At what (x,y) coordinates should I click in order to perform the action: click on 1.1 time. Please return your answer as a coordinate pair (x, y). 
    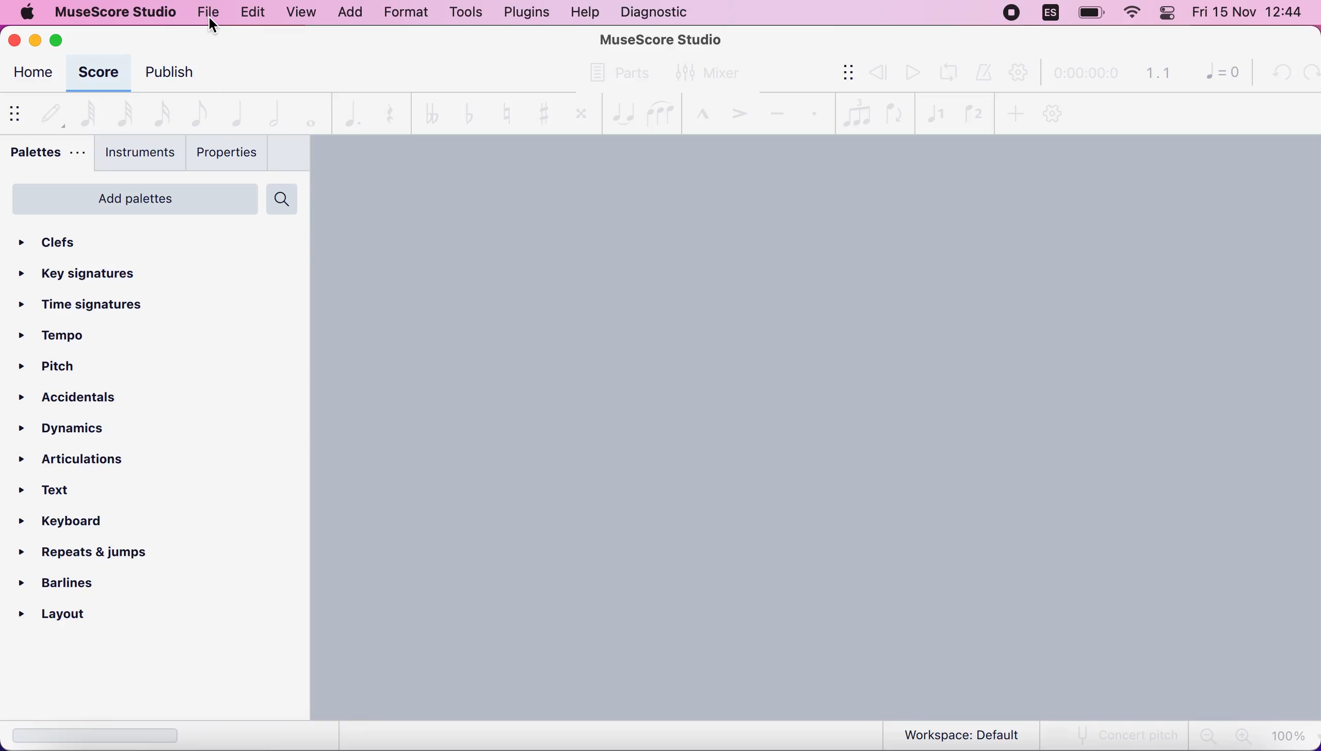
    Looking at the image, I should click on (1157, 73).